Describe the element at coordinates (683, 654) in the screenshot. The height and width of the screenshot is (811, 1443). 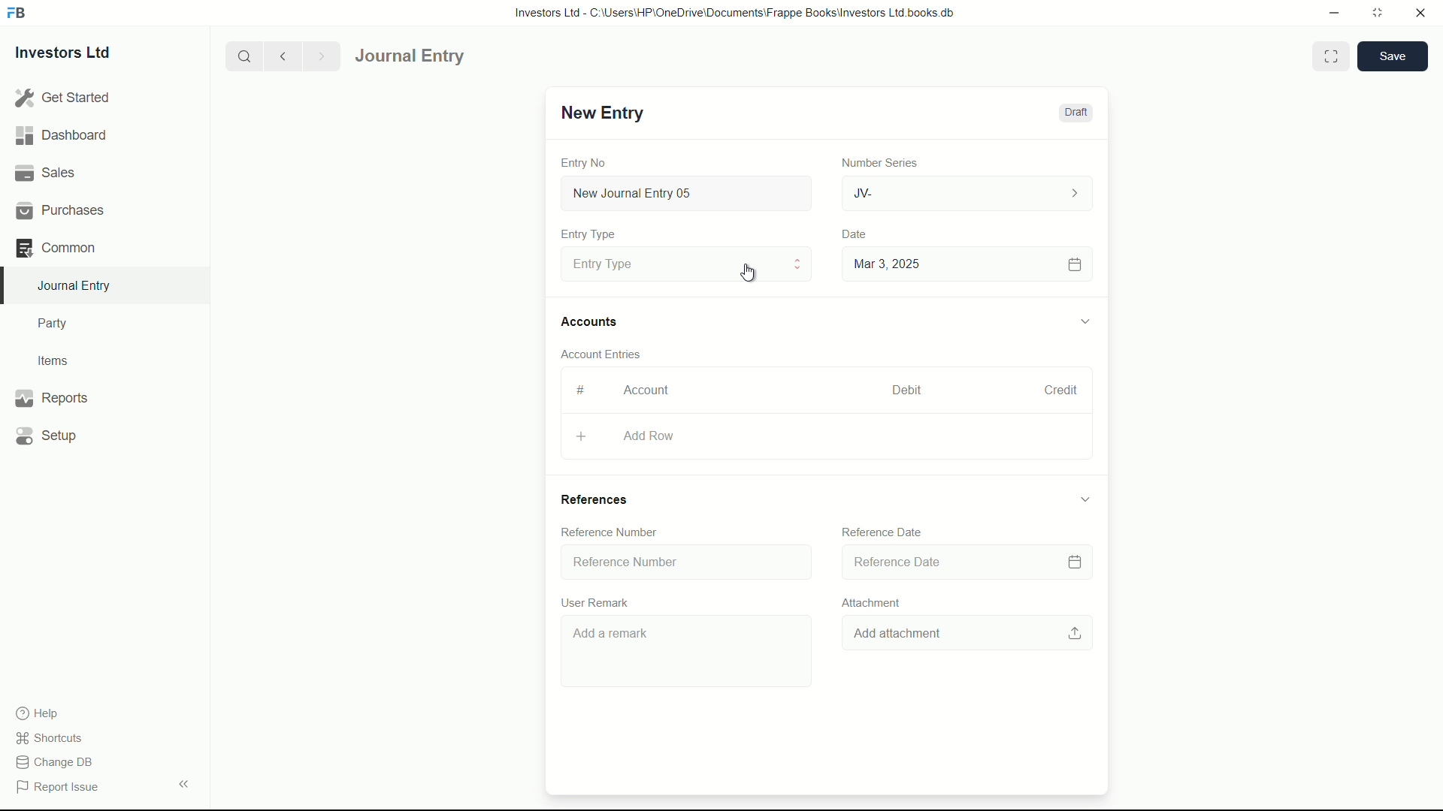
I see `Add a remark` at that location.